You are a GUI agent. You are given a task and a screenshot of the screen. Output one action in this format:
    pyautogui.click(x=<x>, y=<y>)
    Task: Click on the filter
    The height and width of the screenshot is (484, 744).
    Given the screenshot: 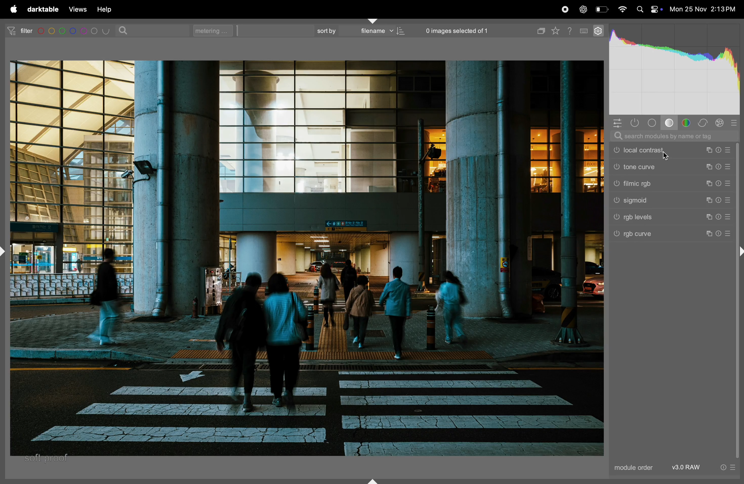 What is the action you would take?
    pyautogui.click(x=18, y=30)
    